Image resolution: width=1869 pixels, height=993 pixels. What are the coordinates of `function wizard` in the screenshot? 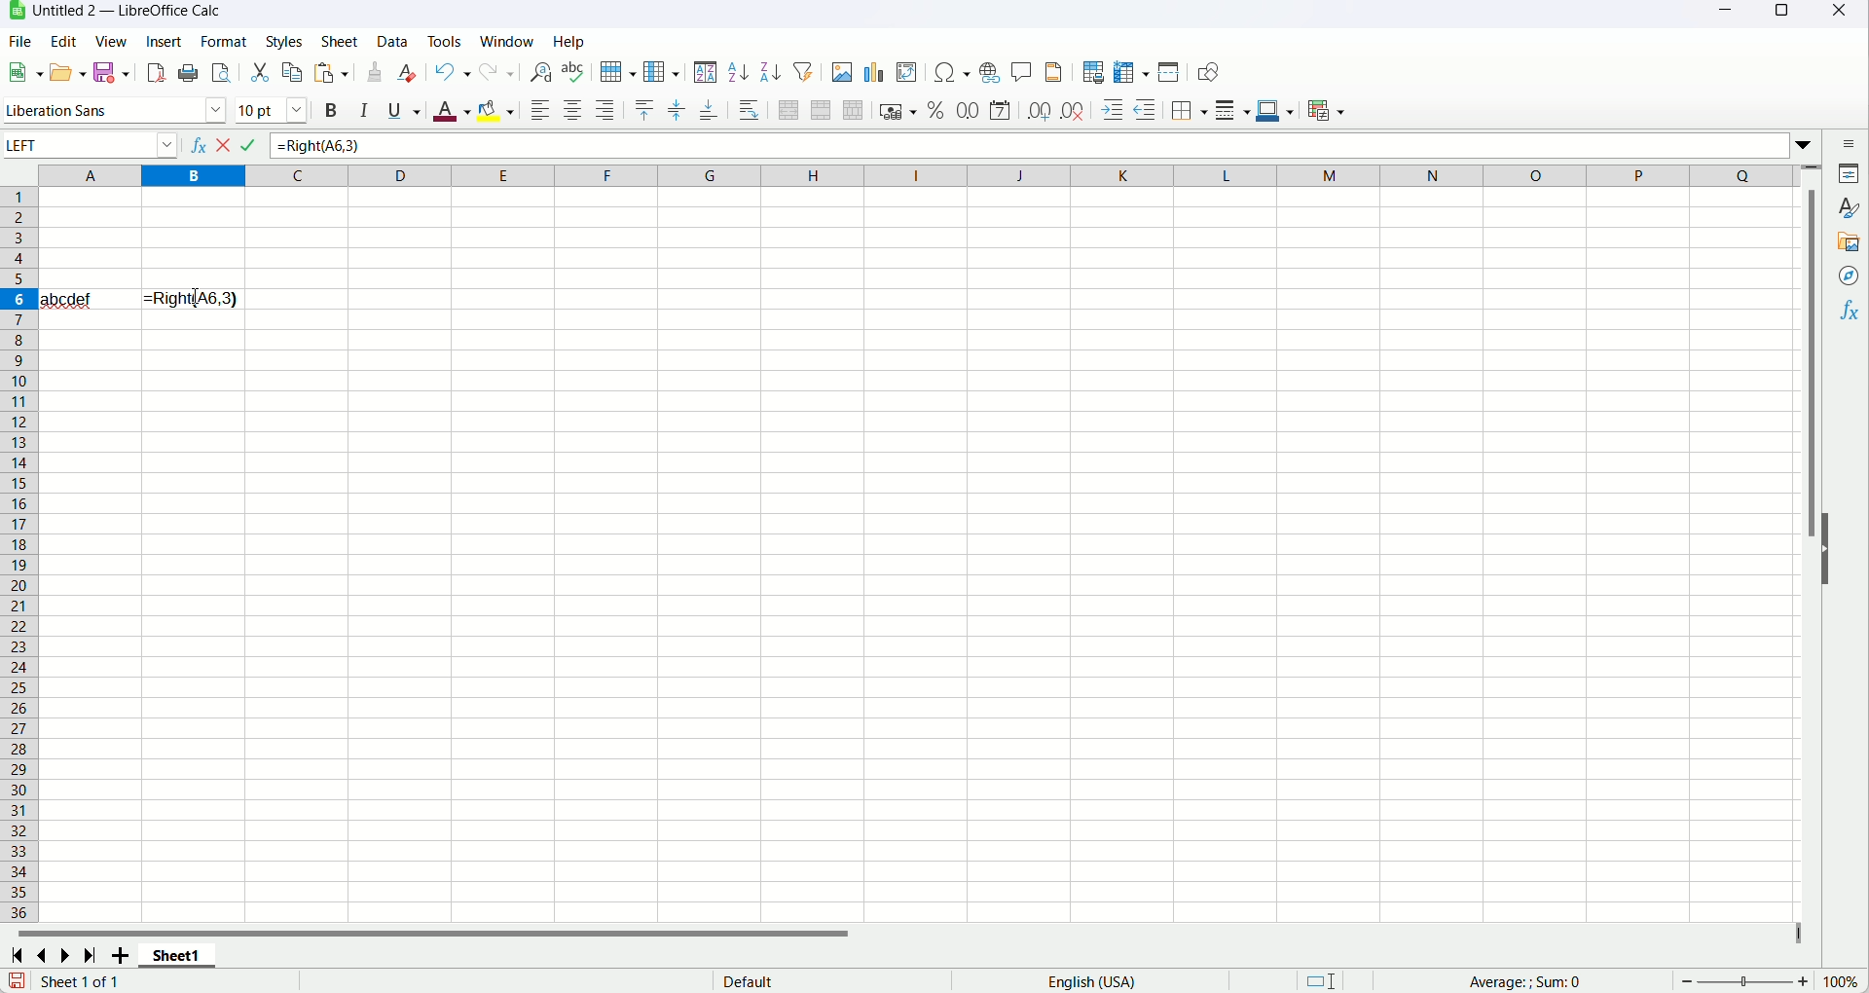 It's located at (195, 145).